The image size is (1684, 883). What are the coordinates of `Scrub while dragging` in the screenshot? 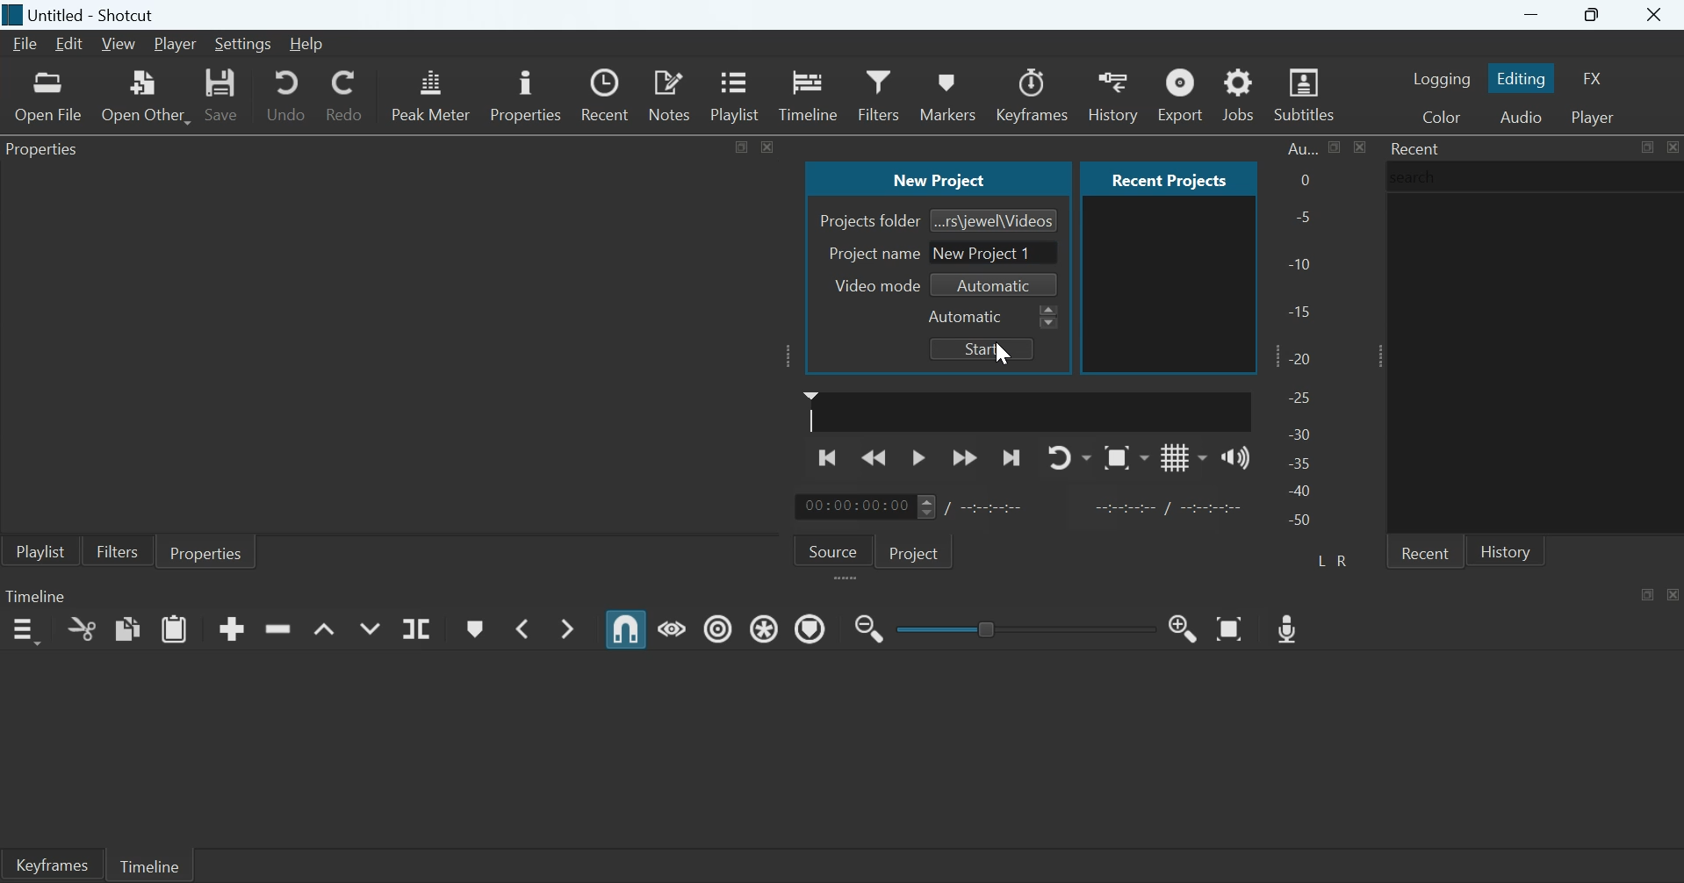 It's located at (673, 627).